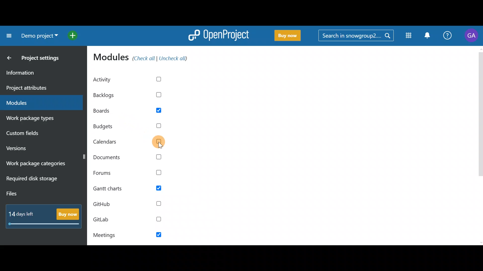  Describe the element at coordinates (130, 174) in the screenshot. I see `Forums` at that location.